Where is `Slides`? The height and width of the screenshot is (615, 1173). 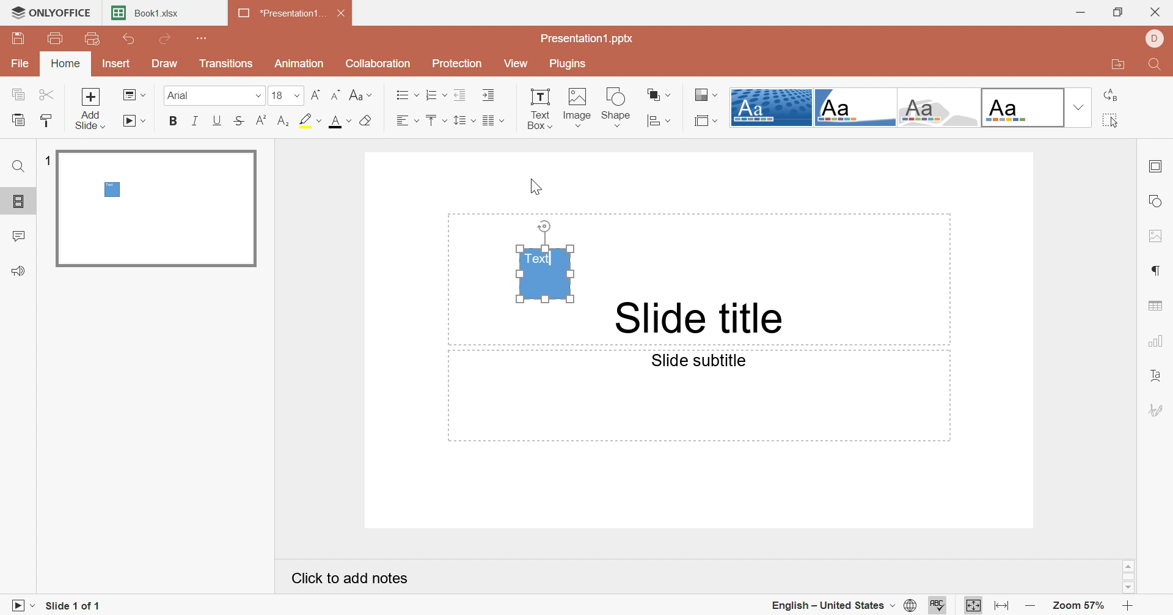 Slides is located at coordinates (20, 202).